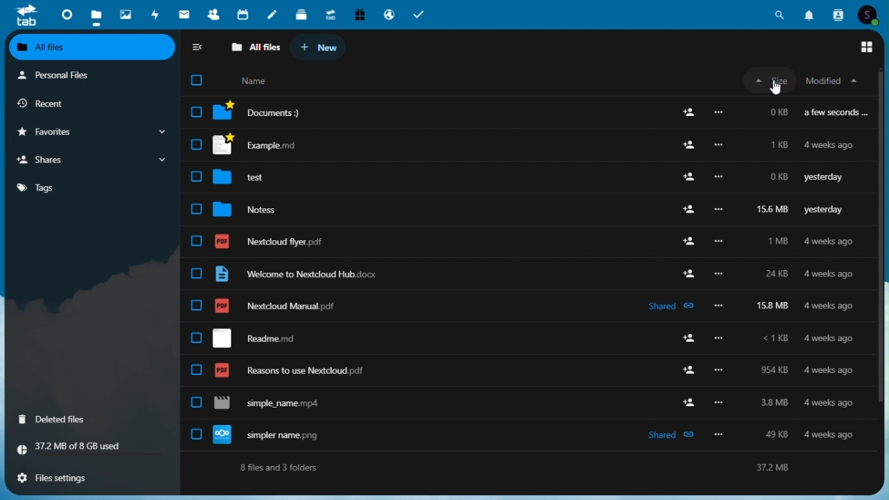  I want to click on switch to grid new, so click(868, 47).